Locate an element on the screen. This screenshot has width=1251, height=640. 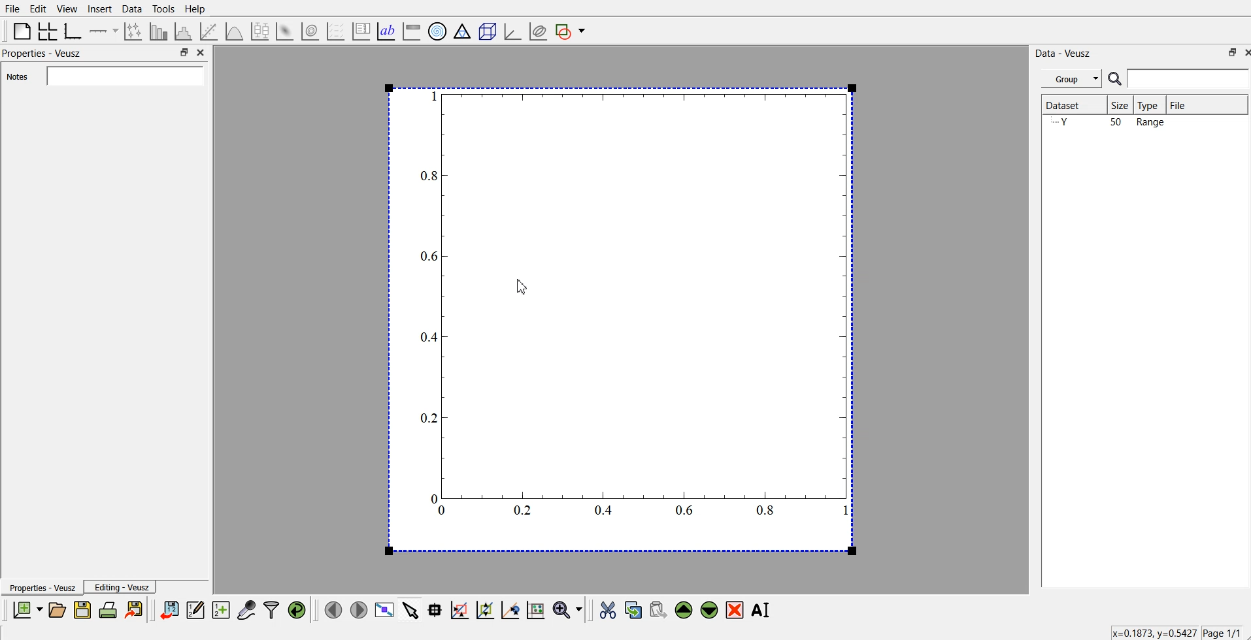
read the data points is located at coordinates (437, 611).